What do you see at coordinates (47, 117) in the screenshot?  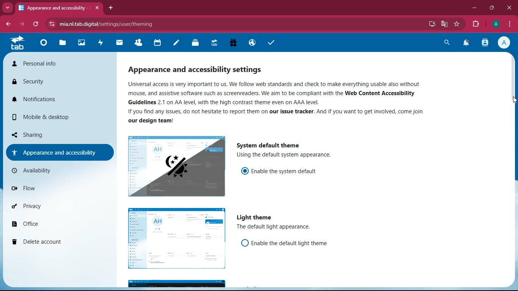 I see `mobile` at bounding box center [47, 117].